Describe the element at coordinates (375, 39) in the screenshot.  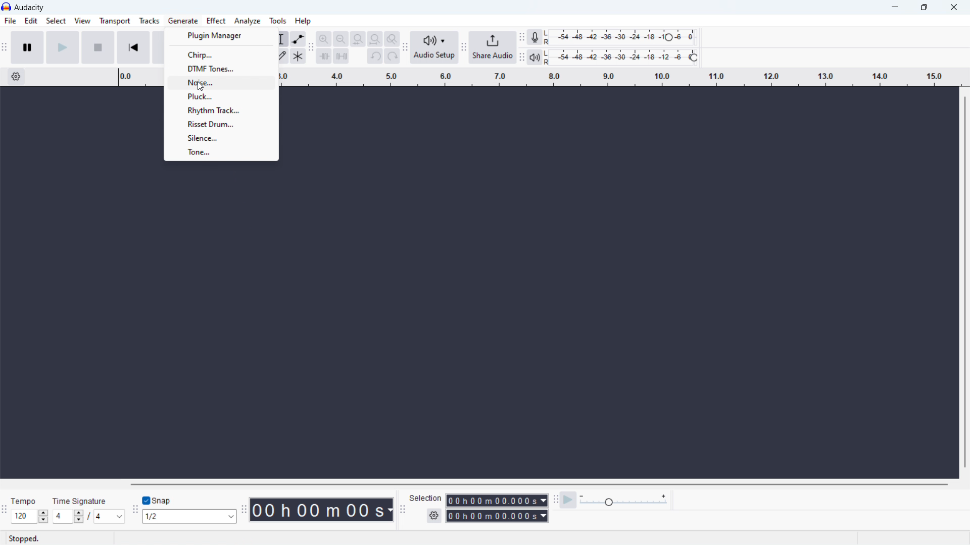
I see `fit project to width` at that location.